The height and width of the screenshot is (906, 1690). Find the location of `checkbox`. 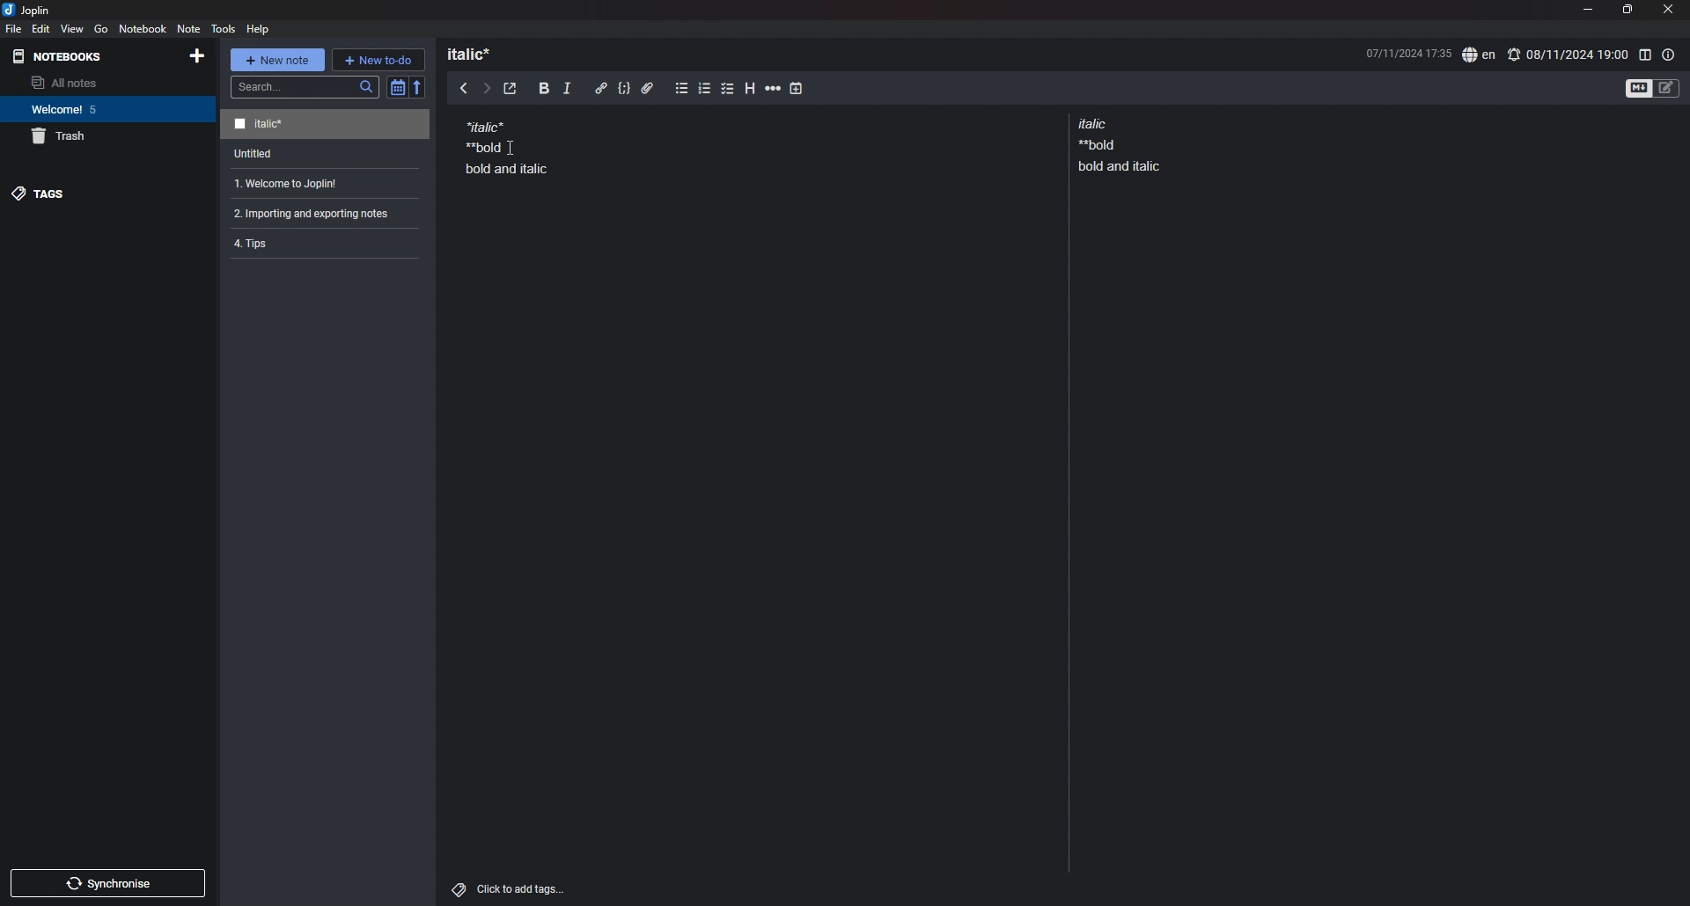

checkbox is located at coordinates (728, 90).